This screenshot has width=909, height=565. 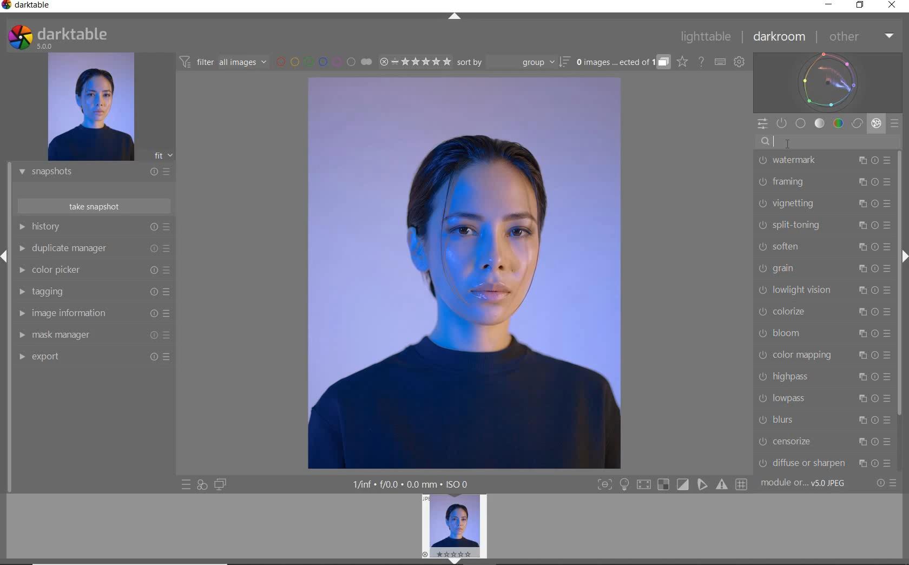 I want to click on EXPAND/COLLAPSE, so click(x=456, y=17).